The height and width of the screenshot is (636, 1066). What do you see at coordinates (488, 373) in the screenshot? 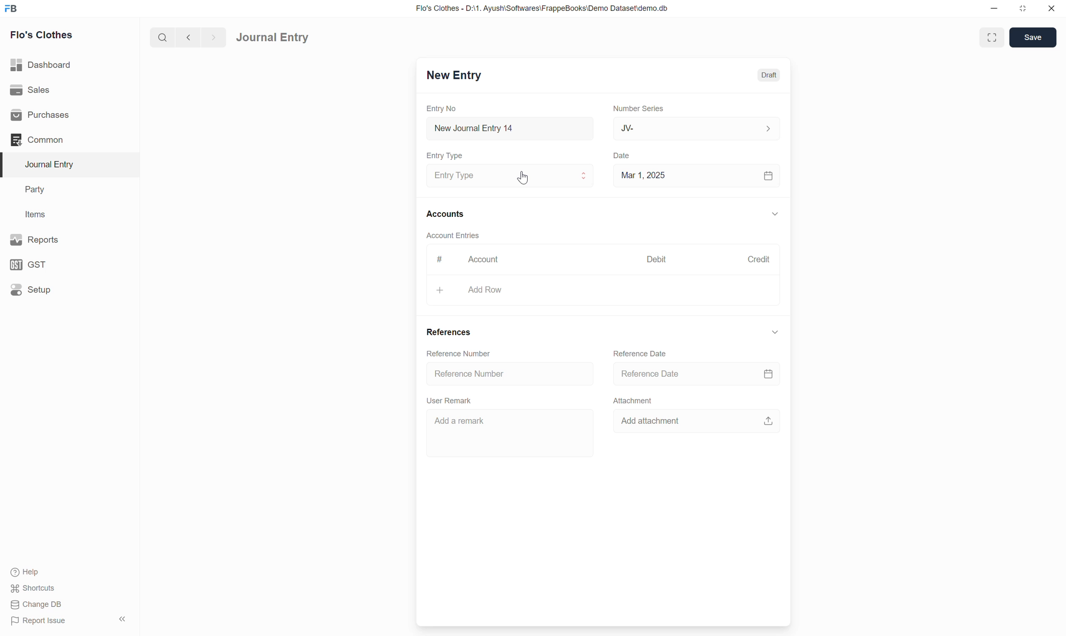
I see `Reference number` at bounding box center [488, 373].